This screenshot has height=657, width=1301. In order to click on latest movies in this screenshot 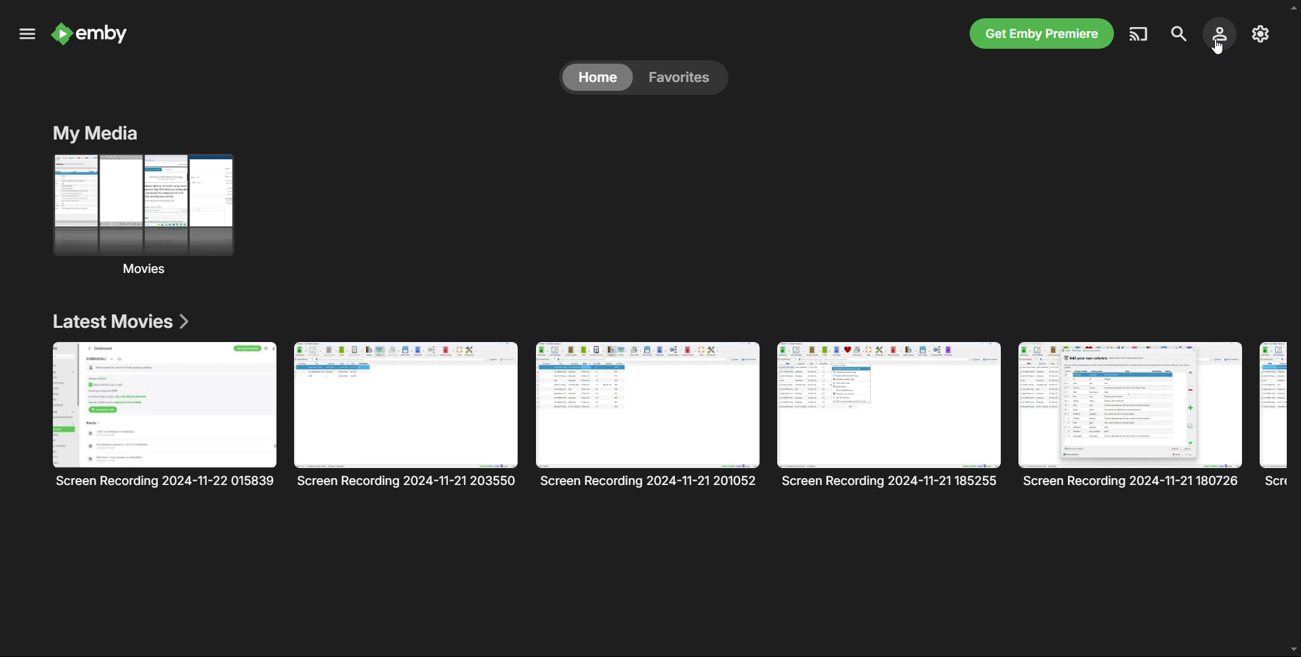, I will do `click(120, 322)`.